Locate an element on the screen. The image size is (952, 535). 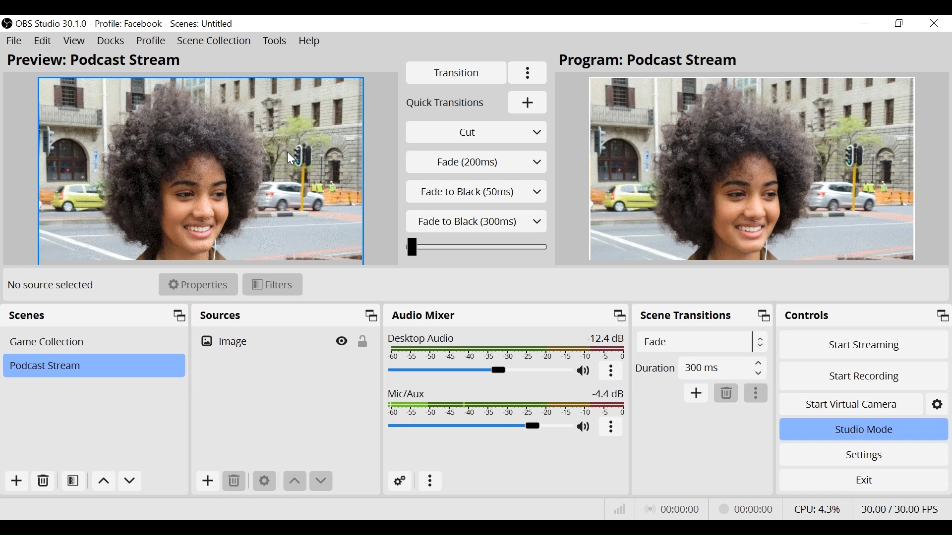
Transition is located at coordinates (457, 72).